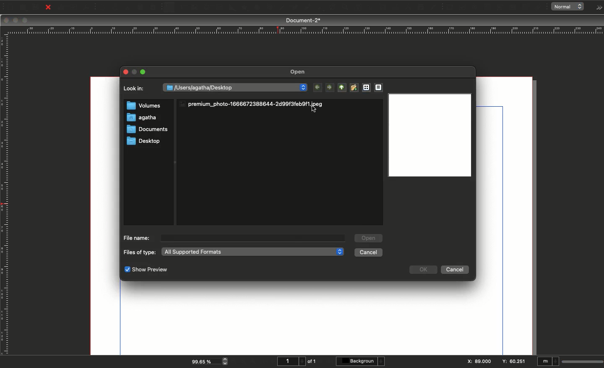  What do you see at coordinates (526, 8) in the screenshot?
I see `Text annotation` at bounding box center [526, 8].